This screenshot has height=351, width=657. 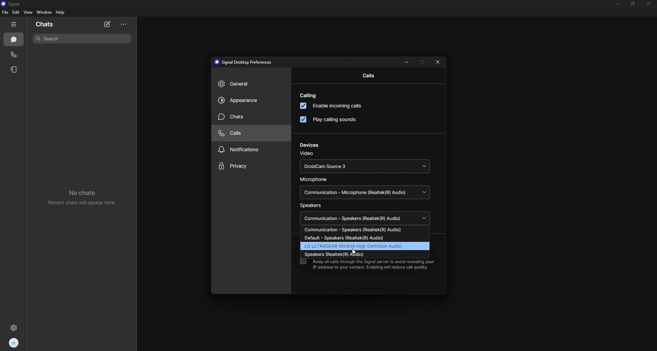 What do you see at coordinates (14, 342) in the screenshot?
I see `profile` at bounding box center [14, 342].